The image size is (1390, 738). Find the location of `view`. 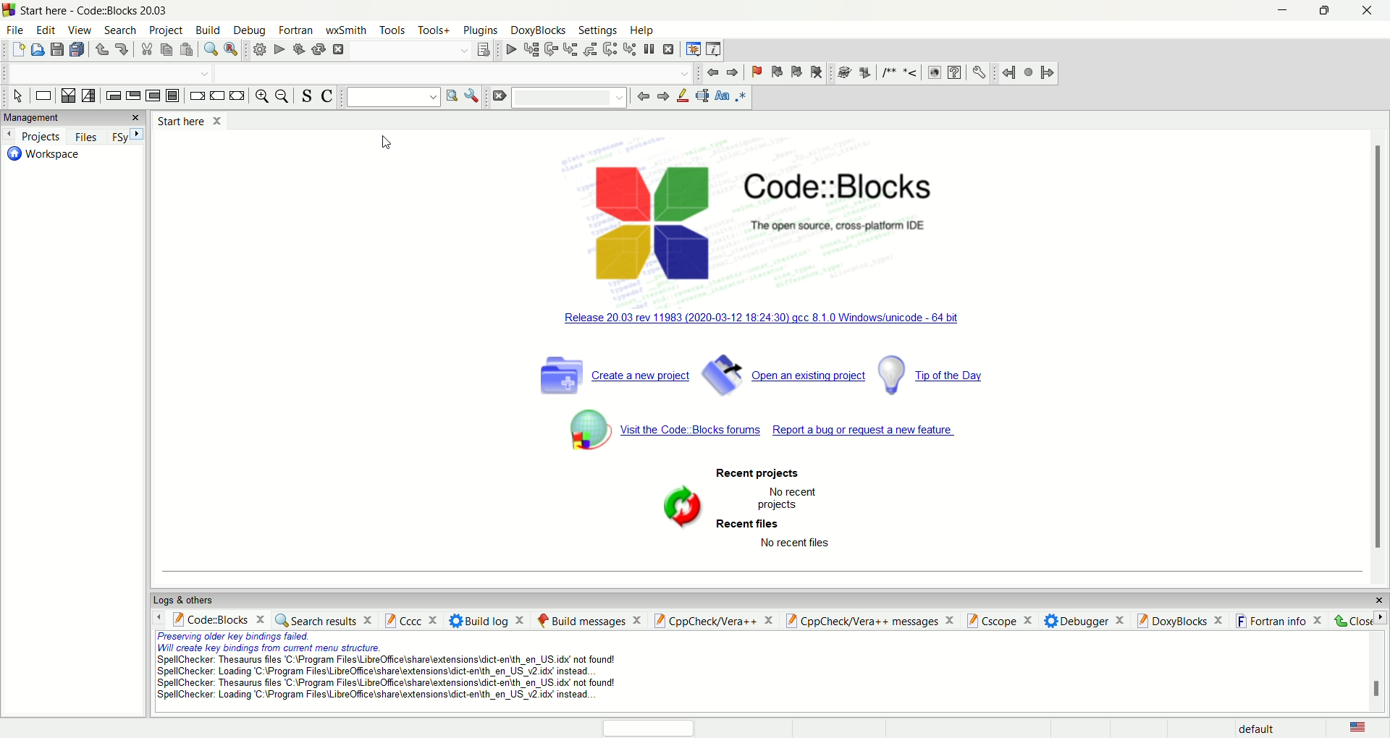

view is located at coordinates (80, 31).